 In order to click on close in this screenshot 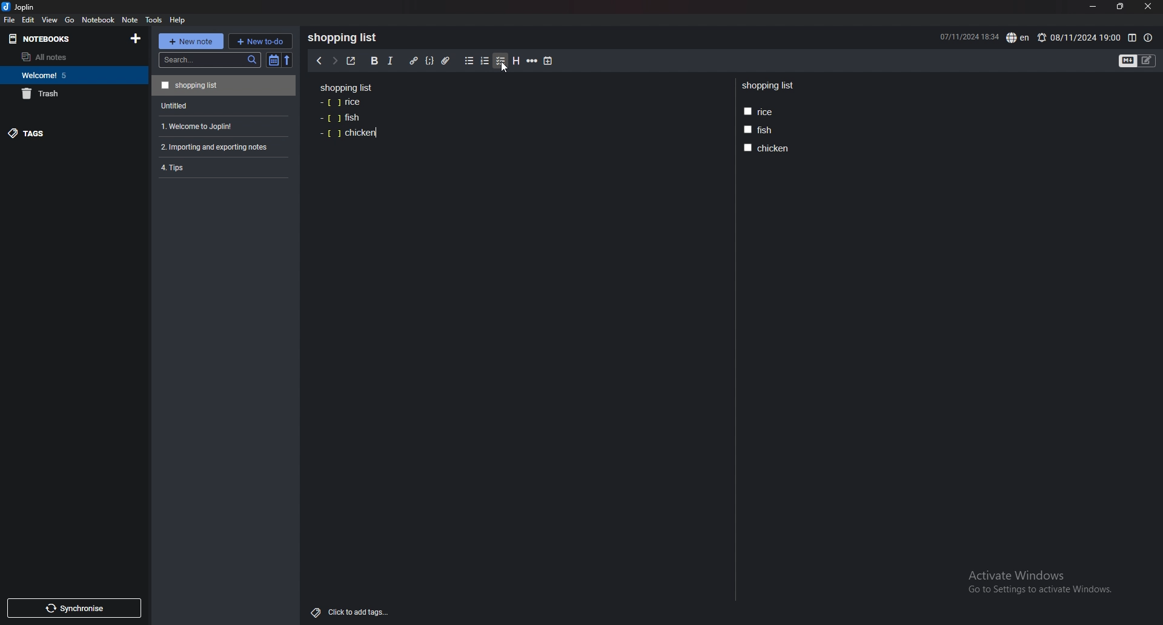, I will do `click(1147, 7)`.